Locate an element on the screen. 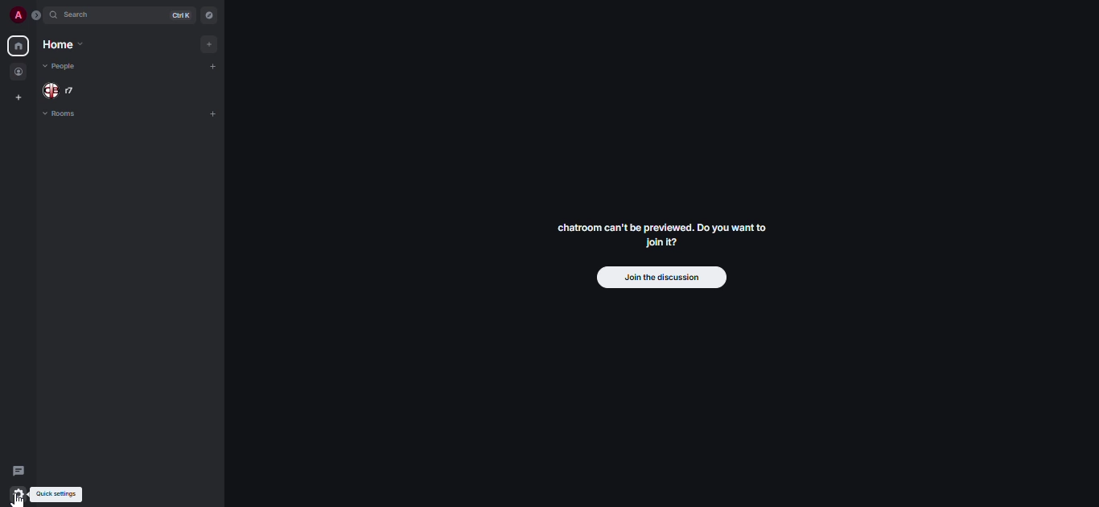 Image resolution: width=1099 pixels, height=507 pixels. add is located at coordinates (215, 113).